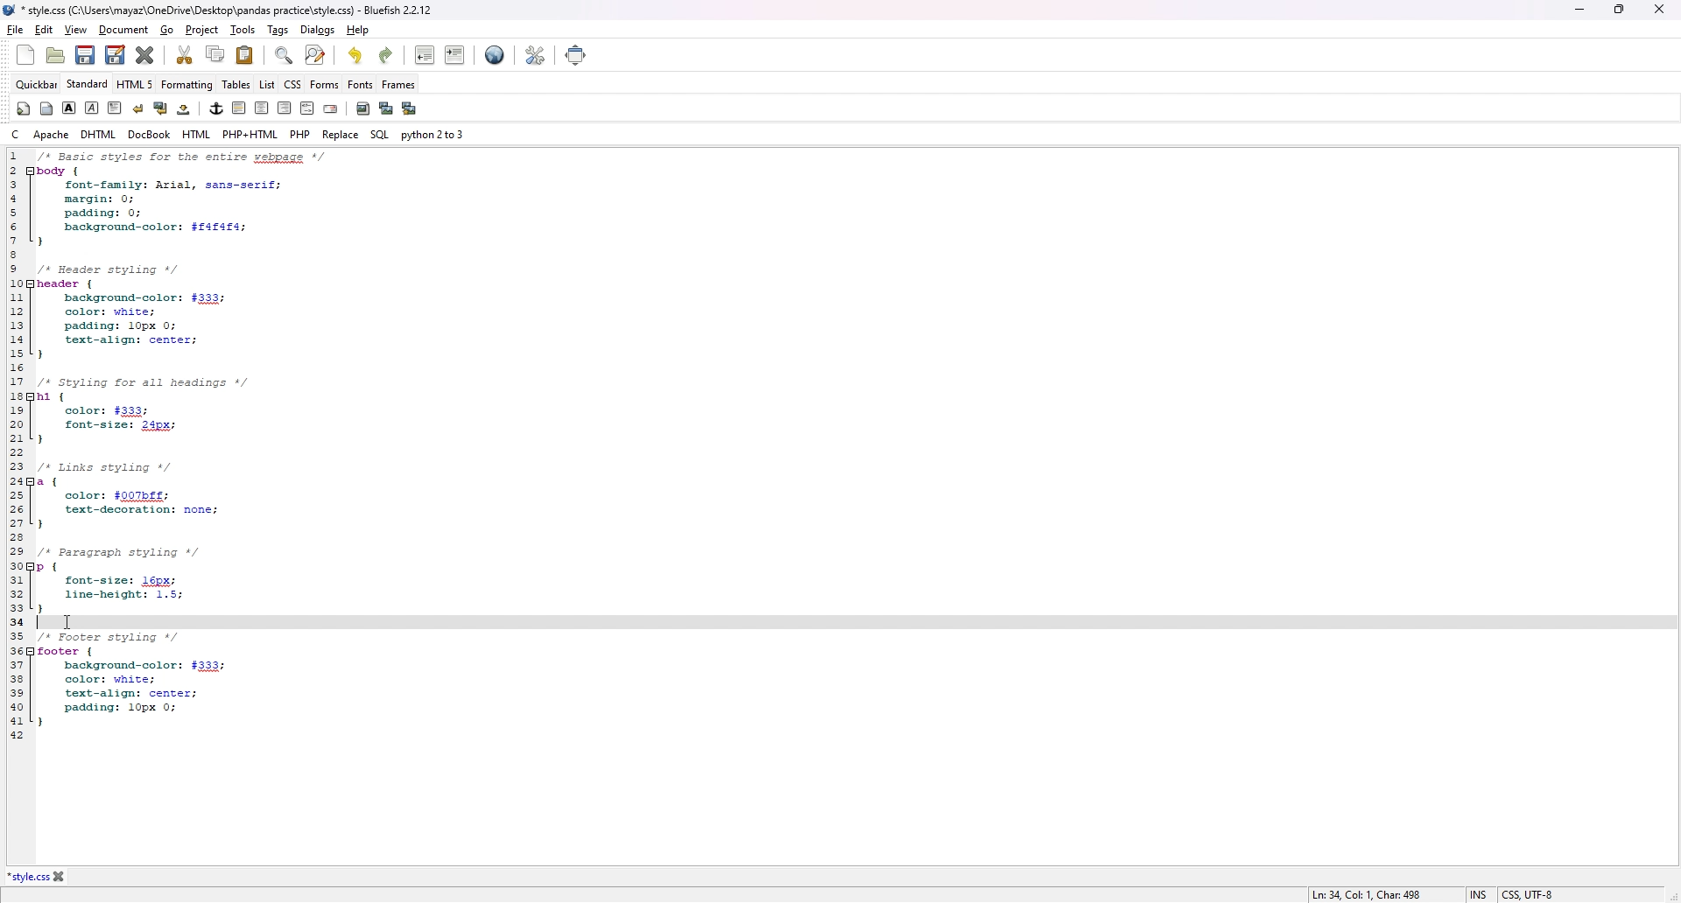 This screenshot has height=903, width=1681. Describe the element at coordinates (100, 134) in the screenshot. I see `dhtml` at that location.